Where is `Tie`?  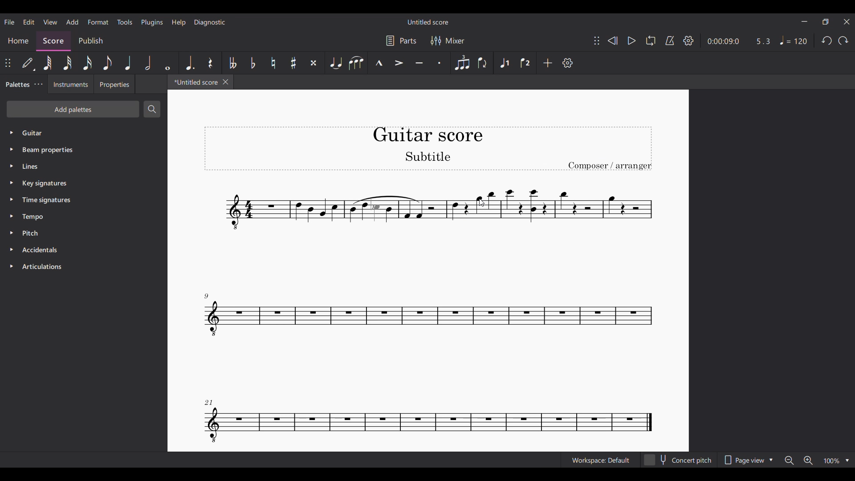
Tie is located at coordinates (335, 63).